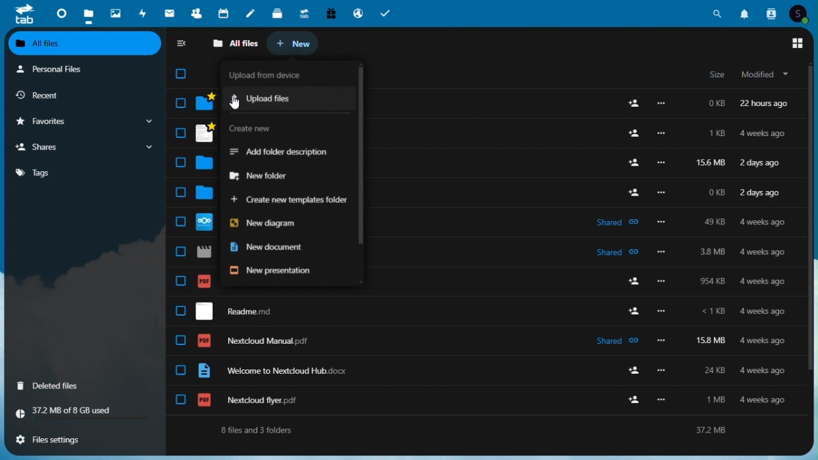  What do you see at coordinates (178, 280) in the screenshot?
I see `check box` at bounding box center [178, 280].